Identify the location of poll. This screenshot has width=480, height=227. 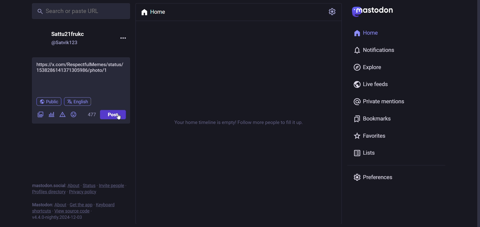
(51, 115).